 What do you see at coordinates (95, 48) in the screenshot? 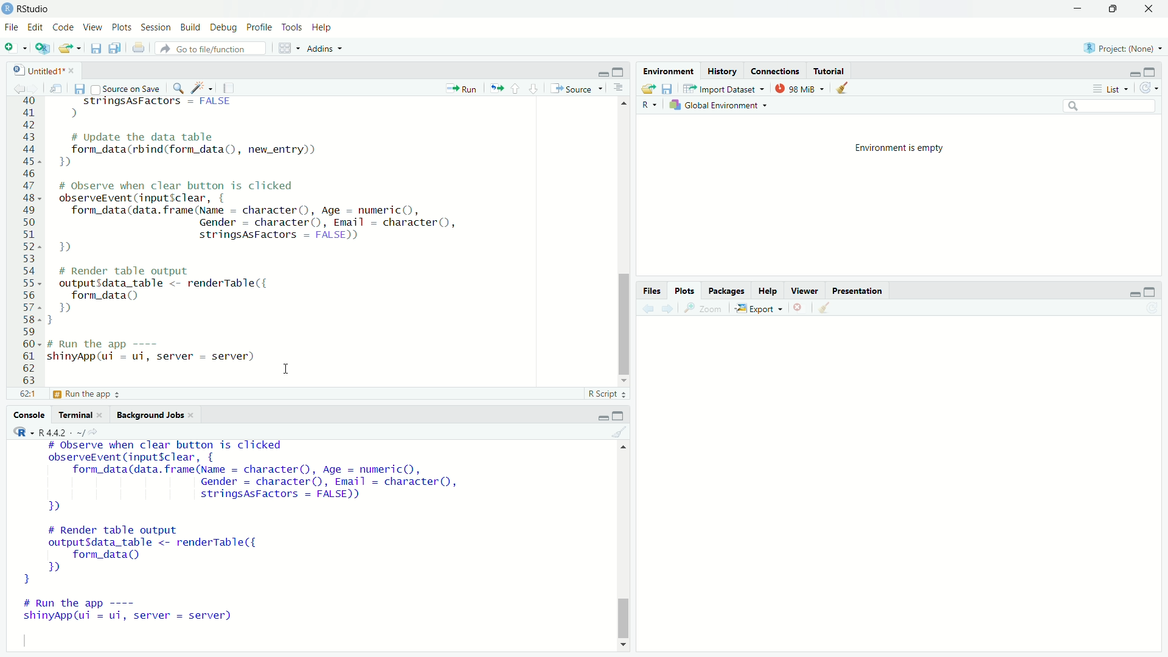
I see `save current documents` at bounding box center [95, 48].